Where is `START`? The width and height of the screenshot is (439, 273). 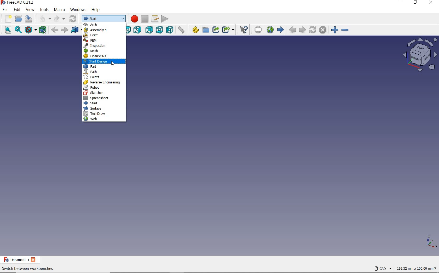 START is located at coordinates (104, 18).